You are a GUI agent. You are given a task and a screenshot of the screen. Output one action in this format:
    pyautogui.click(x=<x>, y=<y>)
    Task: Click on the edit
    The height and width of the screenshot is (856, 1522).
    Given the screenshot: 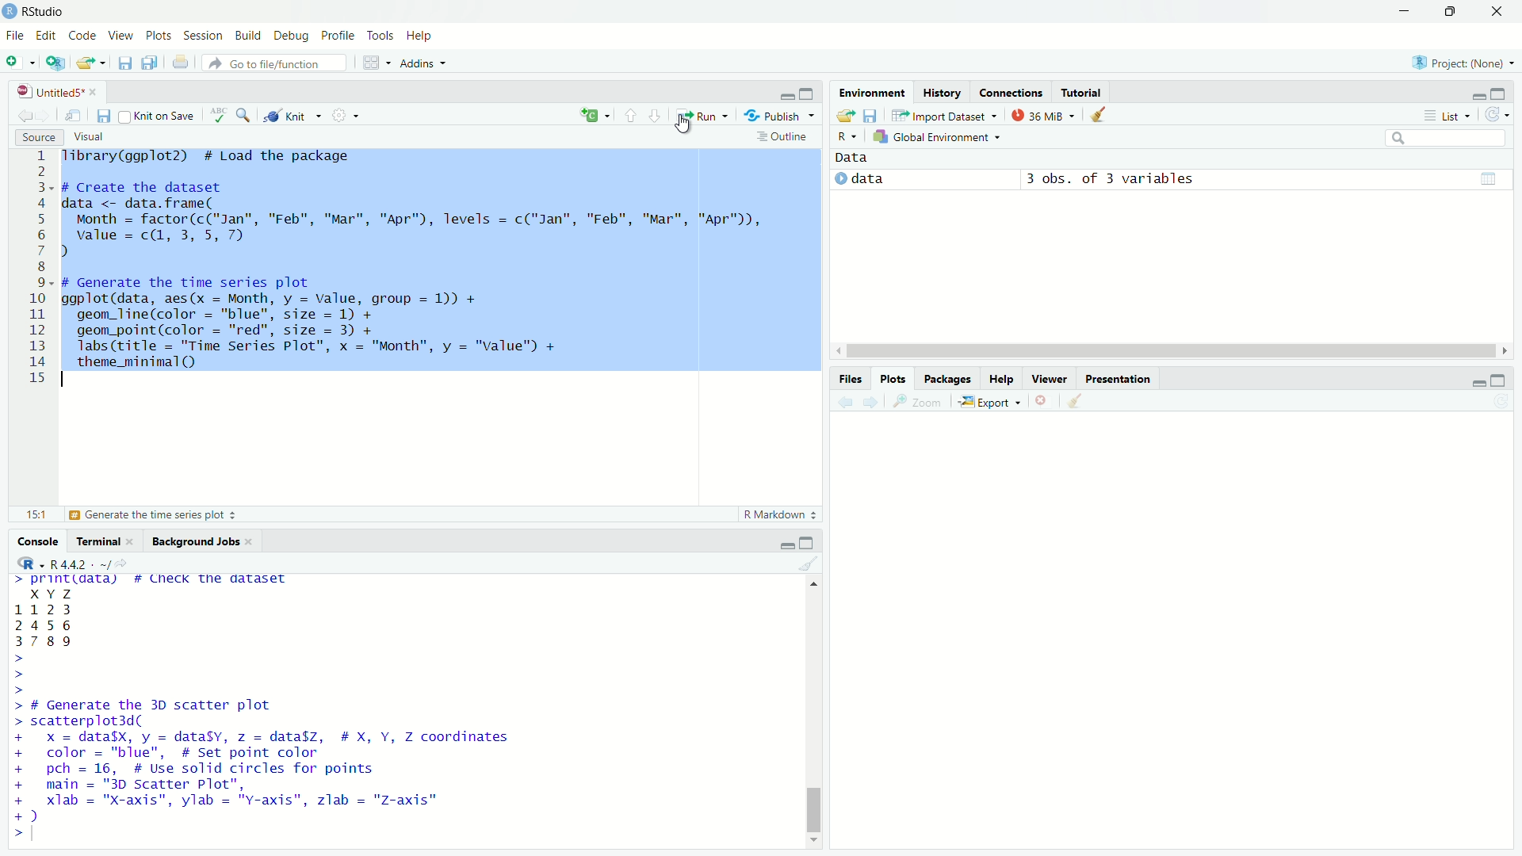 What is the action you would take?
    pyautogui.click(x=44, y=36)
    